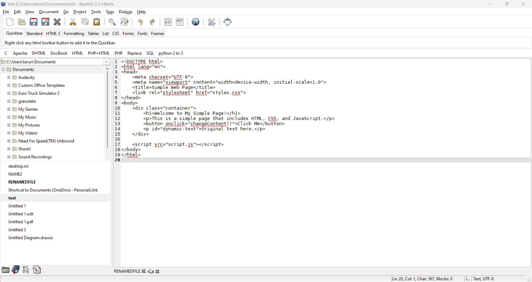 This screenshot has width=532, height=282. I want to click on css, so click(116, 33).